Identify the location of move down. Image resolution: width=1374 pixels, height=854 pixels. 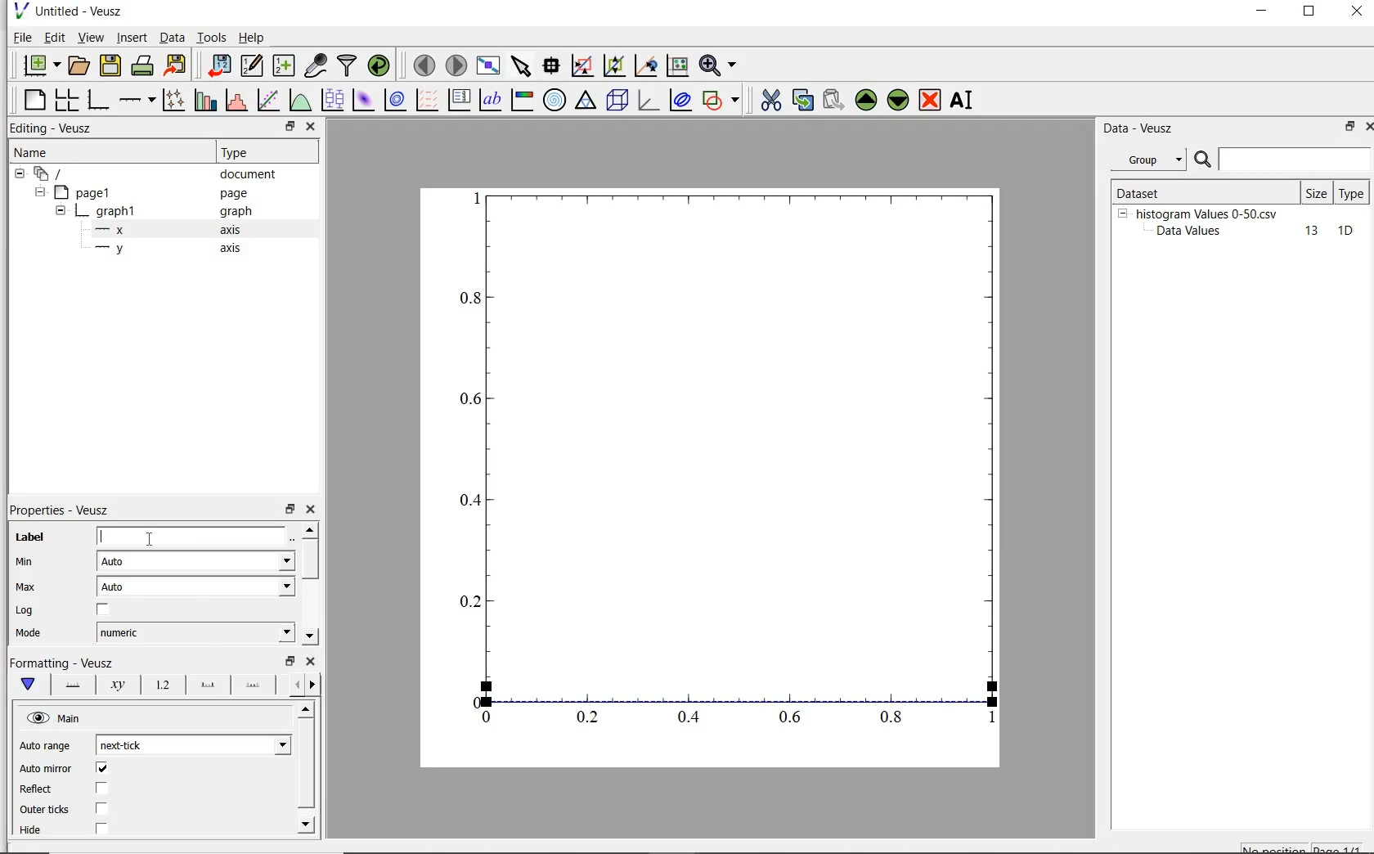
(308, 824).